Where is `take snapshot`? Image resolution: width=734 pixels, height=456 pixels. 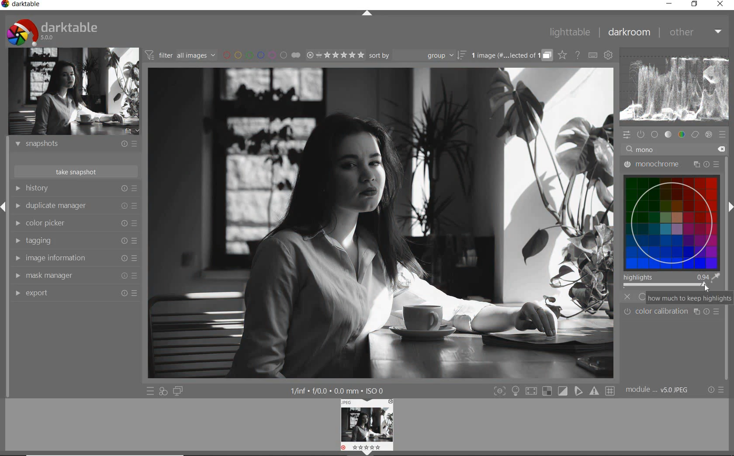 take snapshot is located at coordinates (75, 171).